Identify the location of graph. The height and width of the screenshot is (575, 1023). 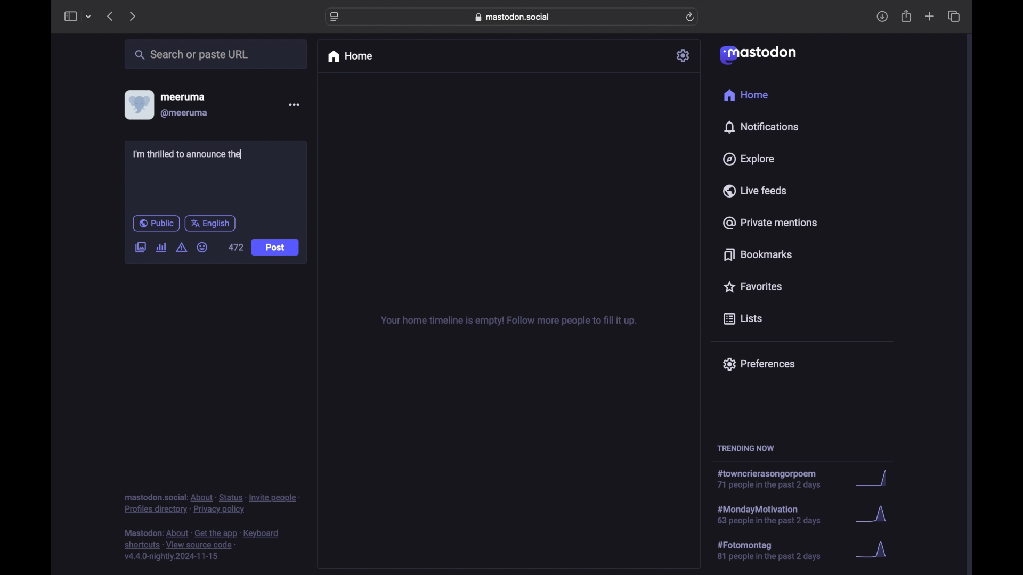
(875, 551).